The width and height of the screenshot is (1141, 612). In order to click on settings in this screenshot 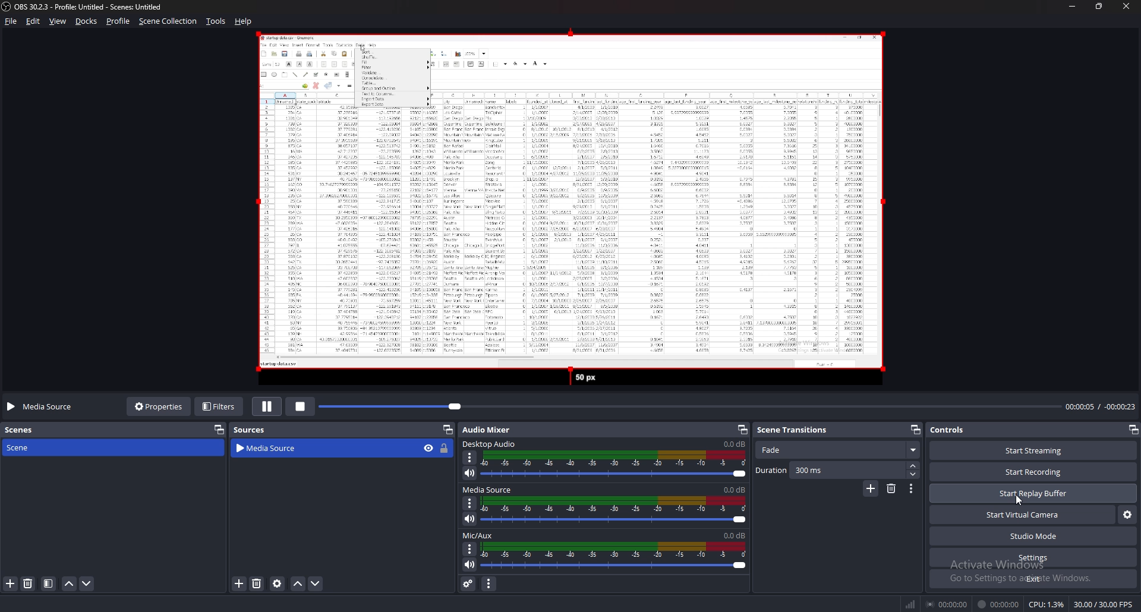, I will do `click(1033, 557)`.